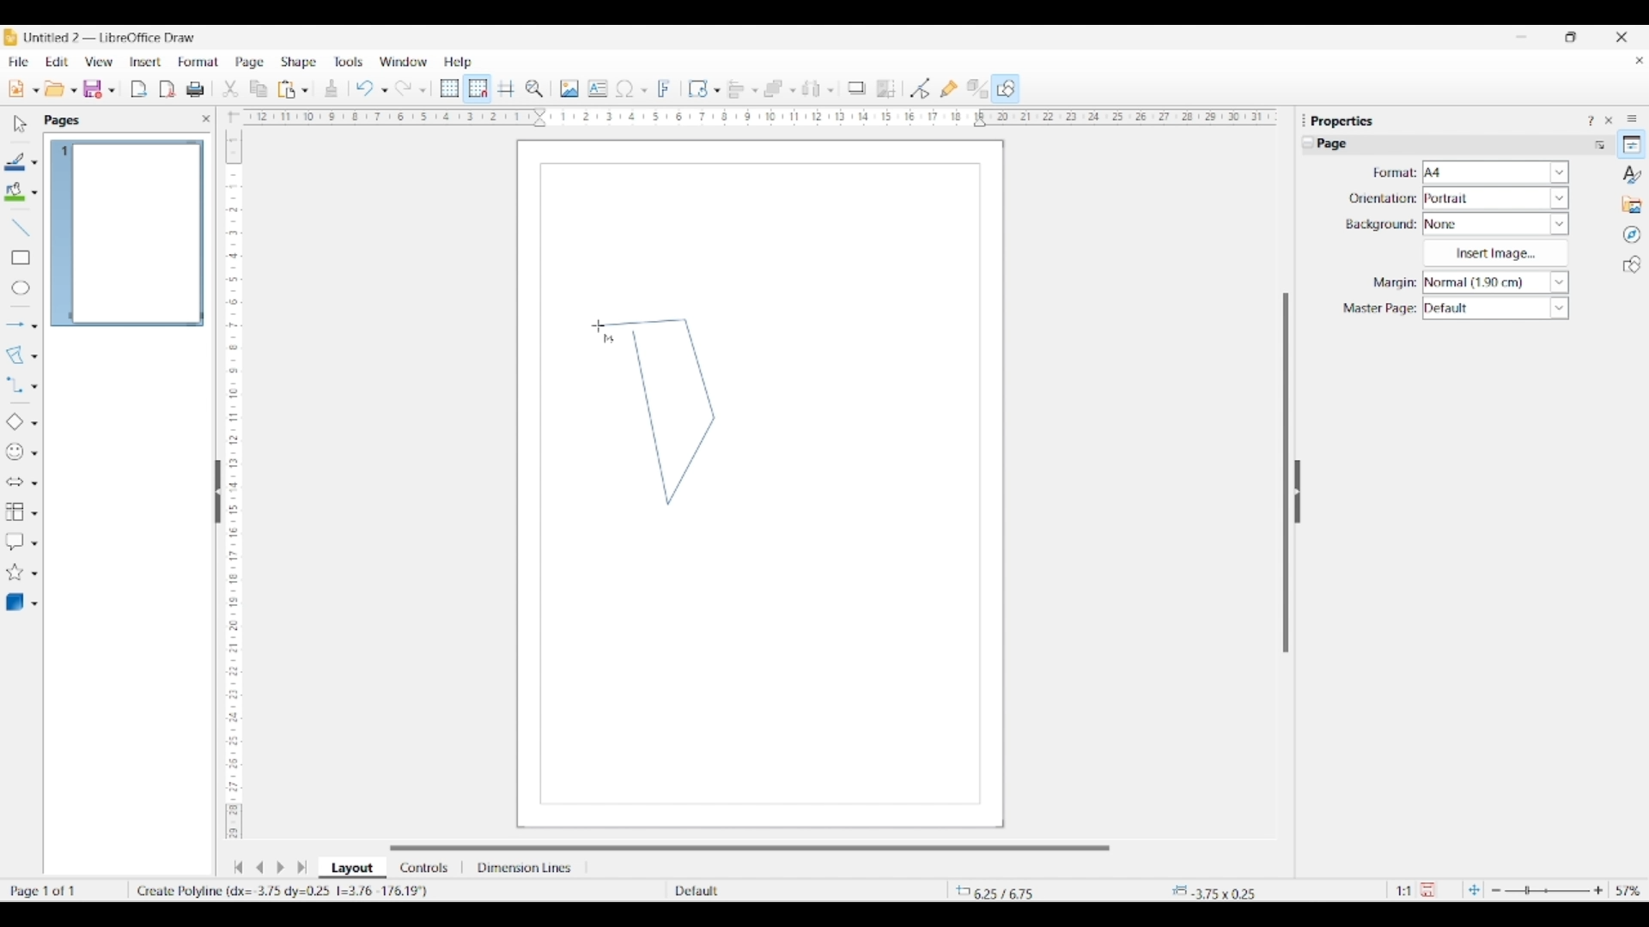  Describe the element at coordinates (34, 513) in the screenshot. I see `Flowchart options` at that location.